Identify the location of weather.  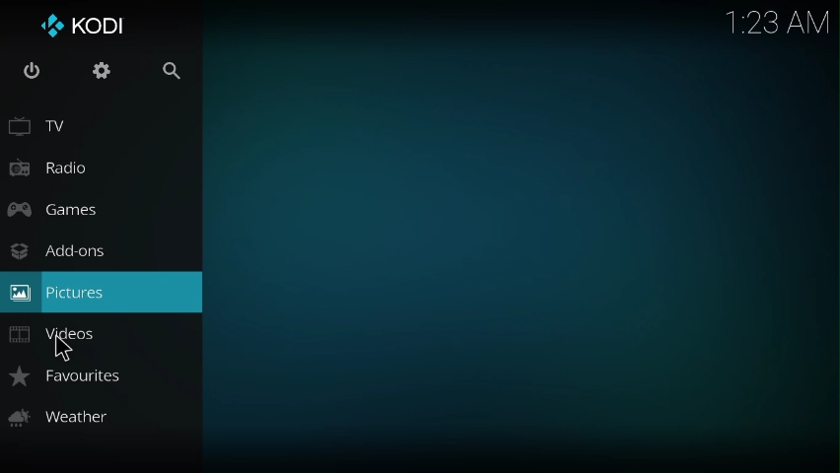
(58, 416).